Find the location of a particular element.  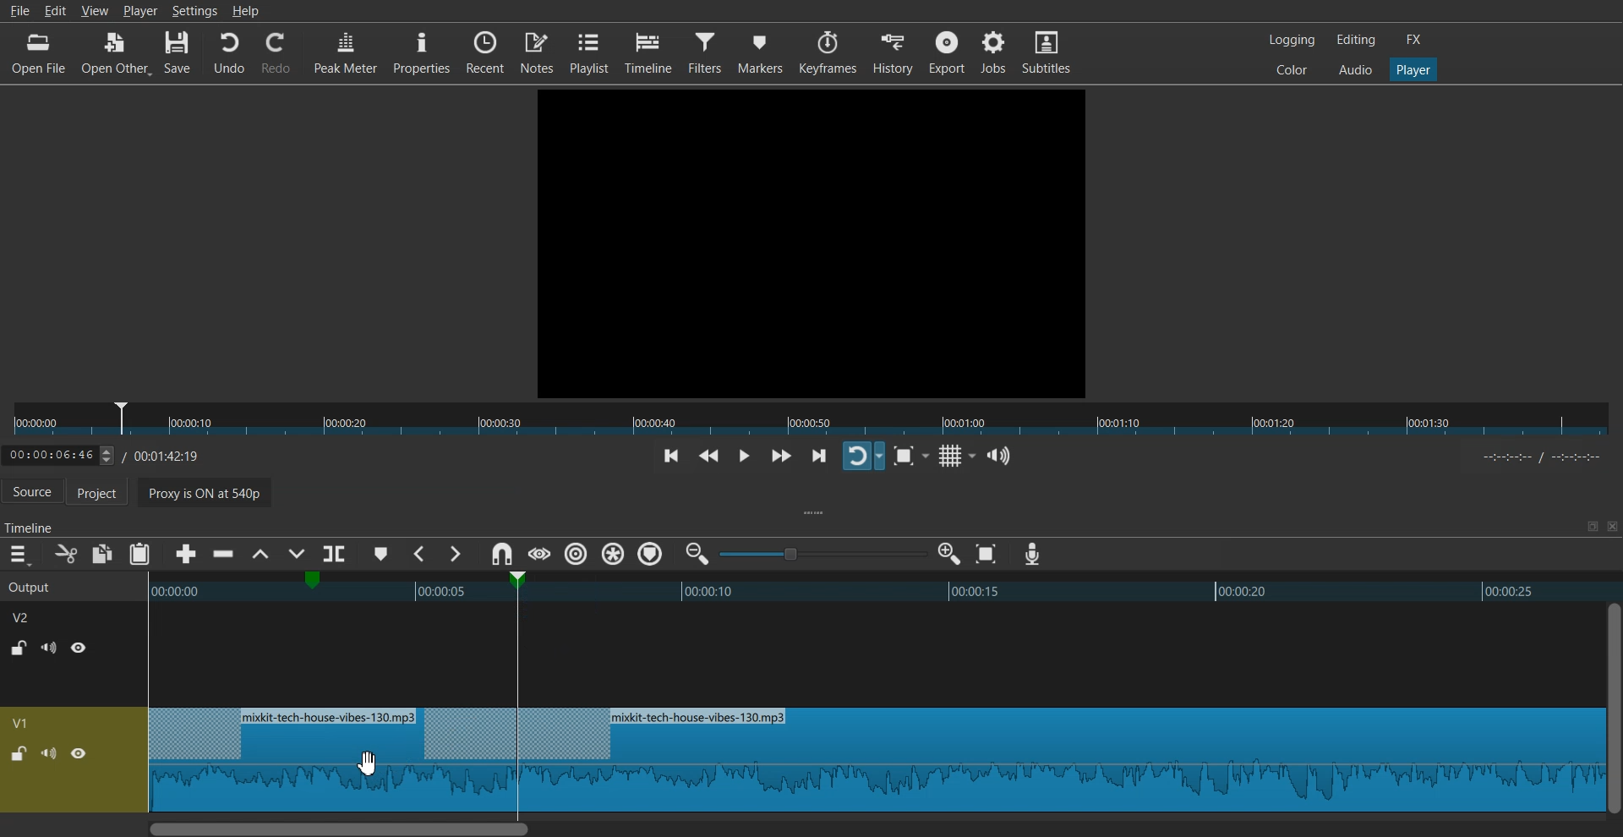

Cursor is located at coordinates (367, 764).